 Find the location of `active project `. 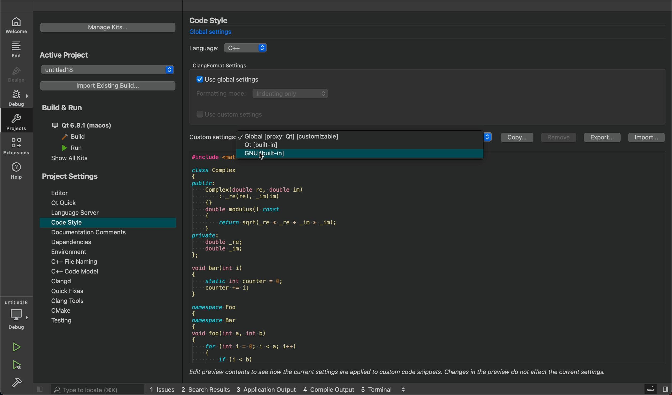

active project  is located at coordinates (66, 55).